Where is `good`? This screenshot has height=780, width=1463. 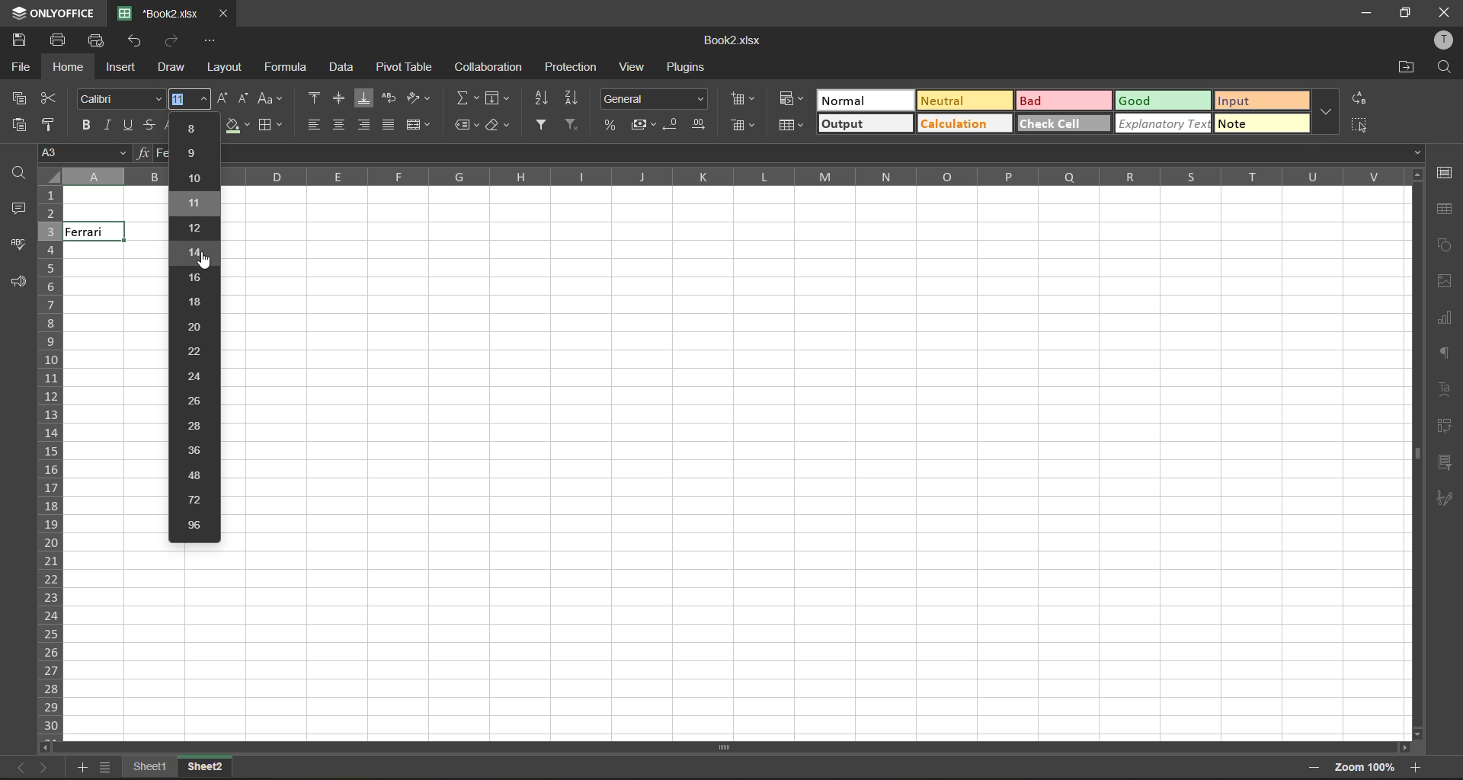 good is located at coordinates (1164, 101).